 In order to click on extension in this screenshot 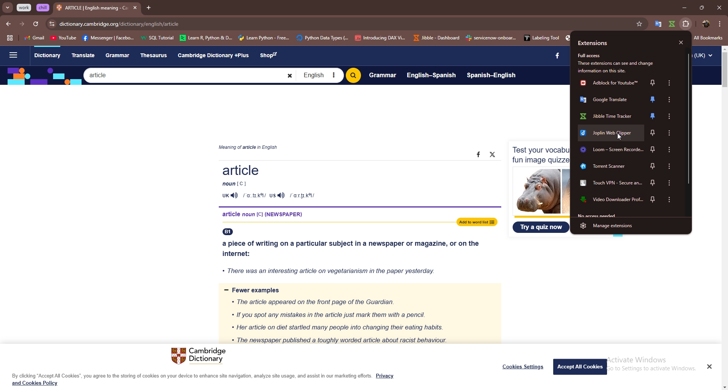, I will do `click(610, 167)`.